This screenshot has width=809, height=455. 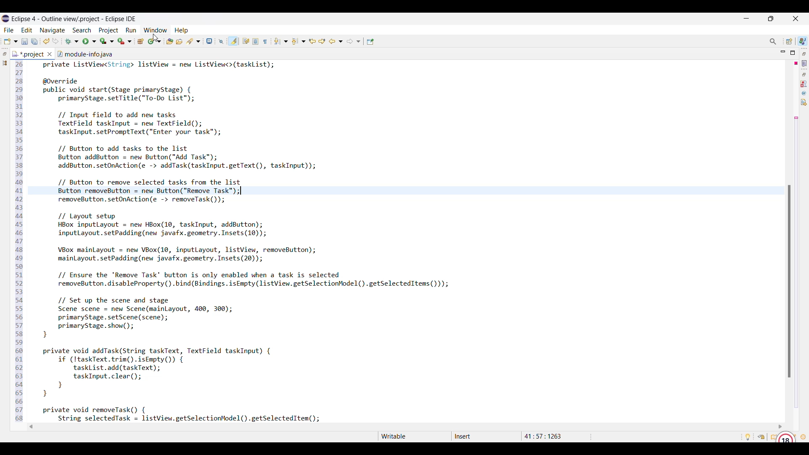 I want to click on Restore, so click(x=5, y=54).